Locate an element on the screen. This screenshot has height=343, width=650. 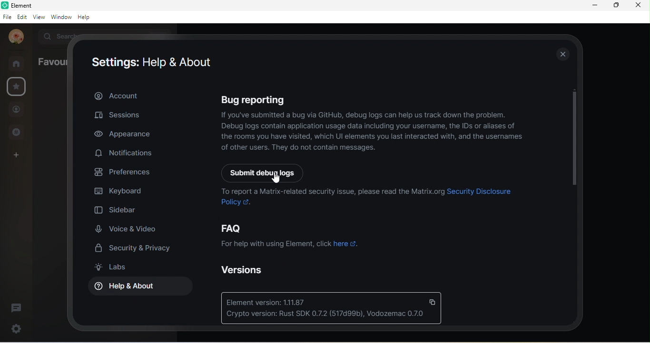
sidebar is located at coordinates (114, 210).